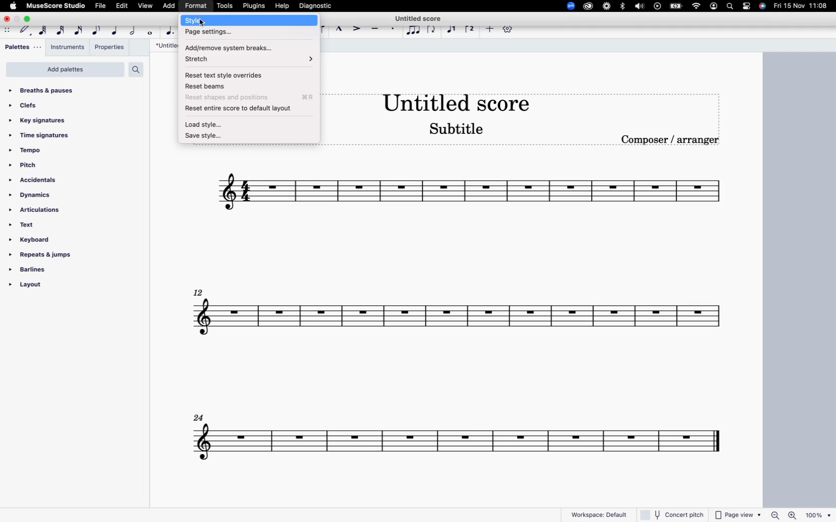 Image resolution: width=836 pixels, height=522 pixels. I want to click on search, so click(731, 7).